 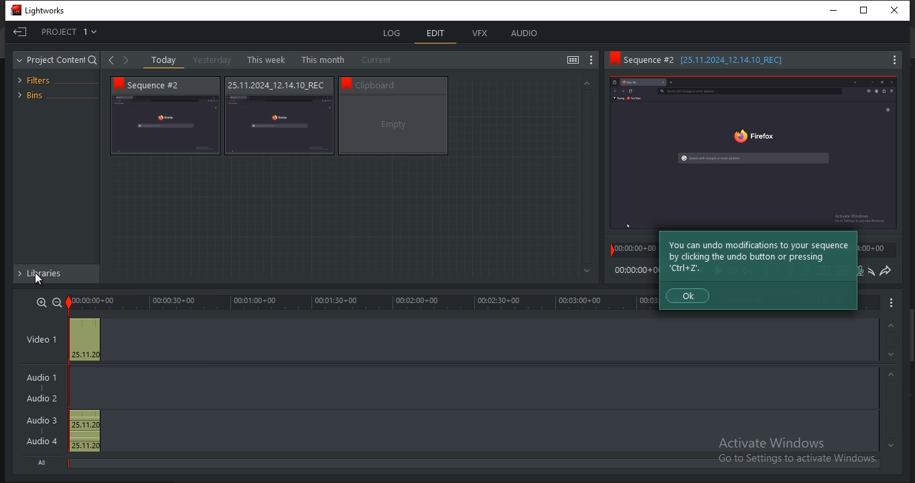 I want to click on Back, so click(x=111, y=60).